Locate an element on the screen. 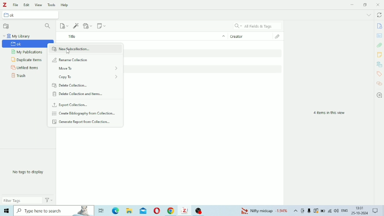 This screenshot has width=384, height=216. Delete Collection is located at coordinates (71, 85).